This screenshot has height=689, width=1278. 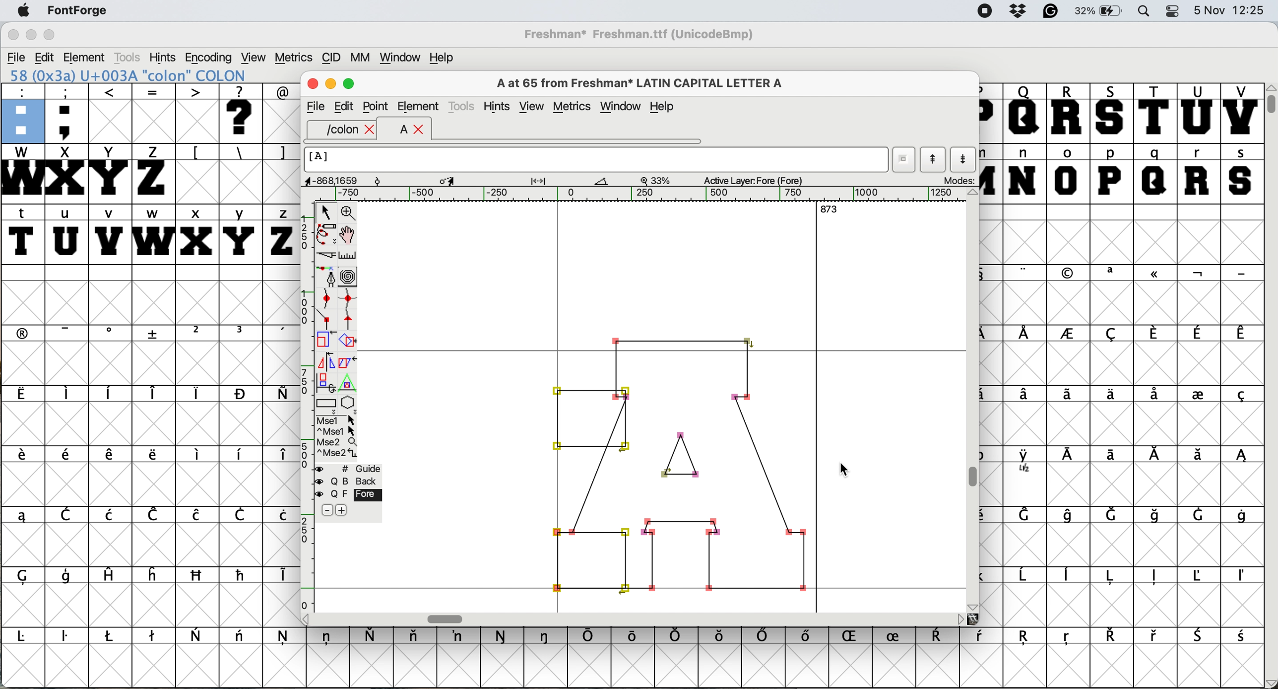 What do you see at coordinates (463, 106) in the screenshot?
I see `tools` at bounding box center [463, 106].